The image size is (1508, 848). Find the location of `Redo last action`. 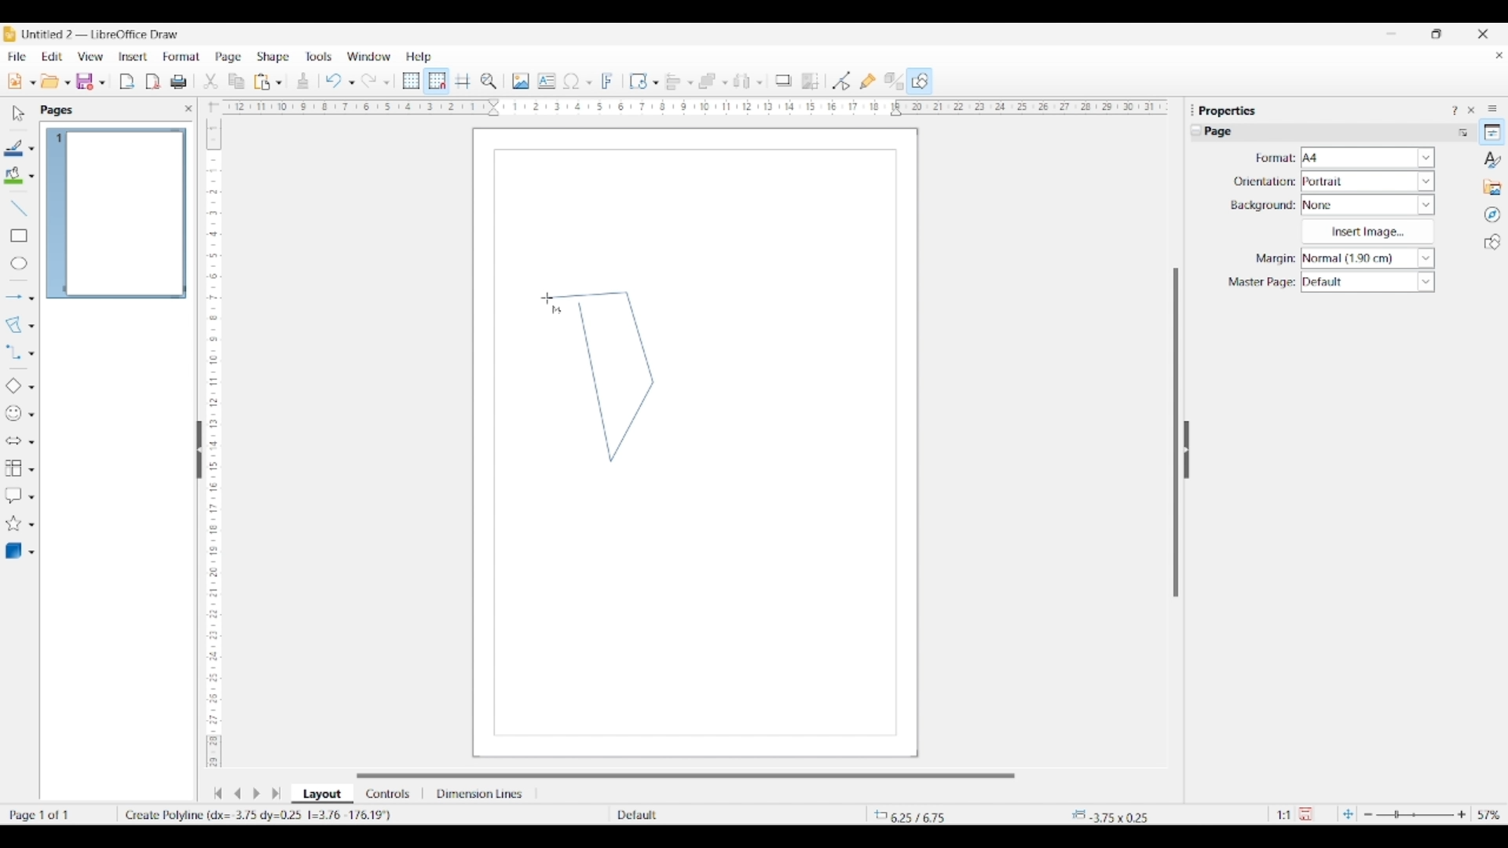

Redo last action is located at coordinates (369, 81).